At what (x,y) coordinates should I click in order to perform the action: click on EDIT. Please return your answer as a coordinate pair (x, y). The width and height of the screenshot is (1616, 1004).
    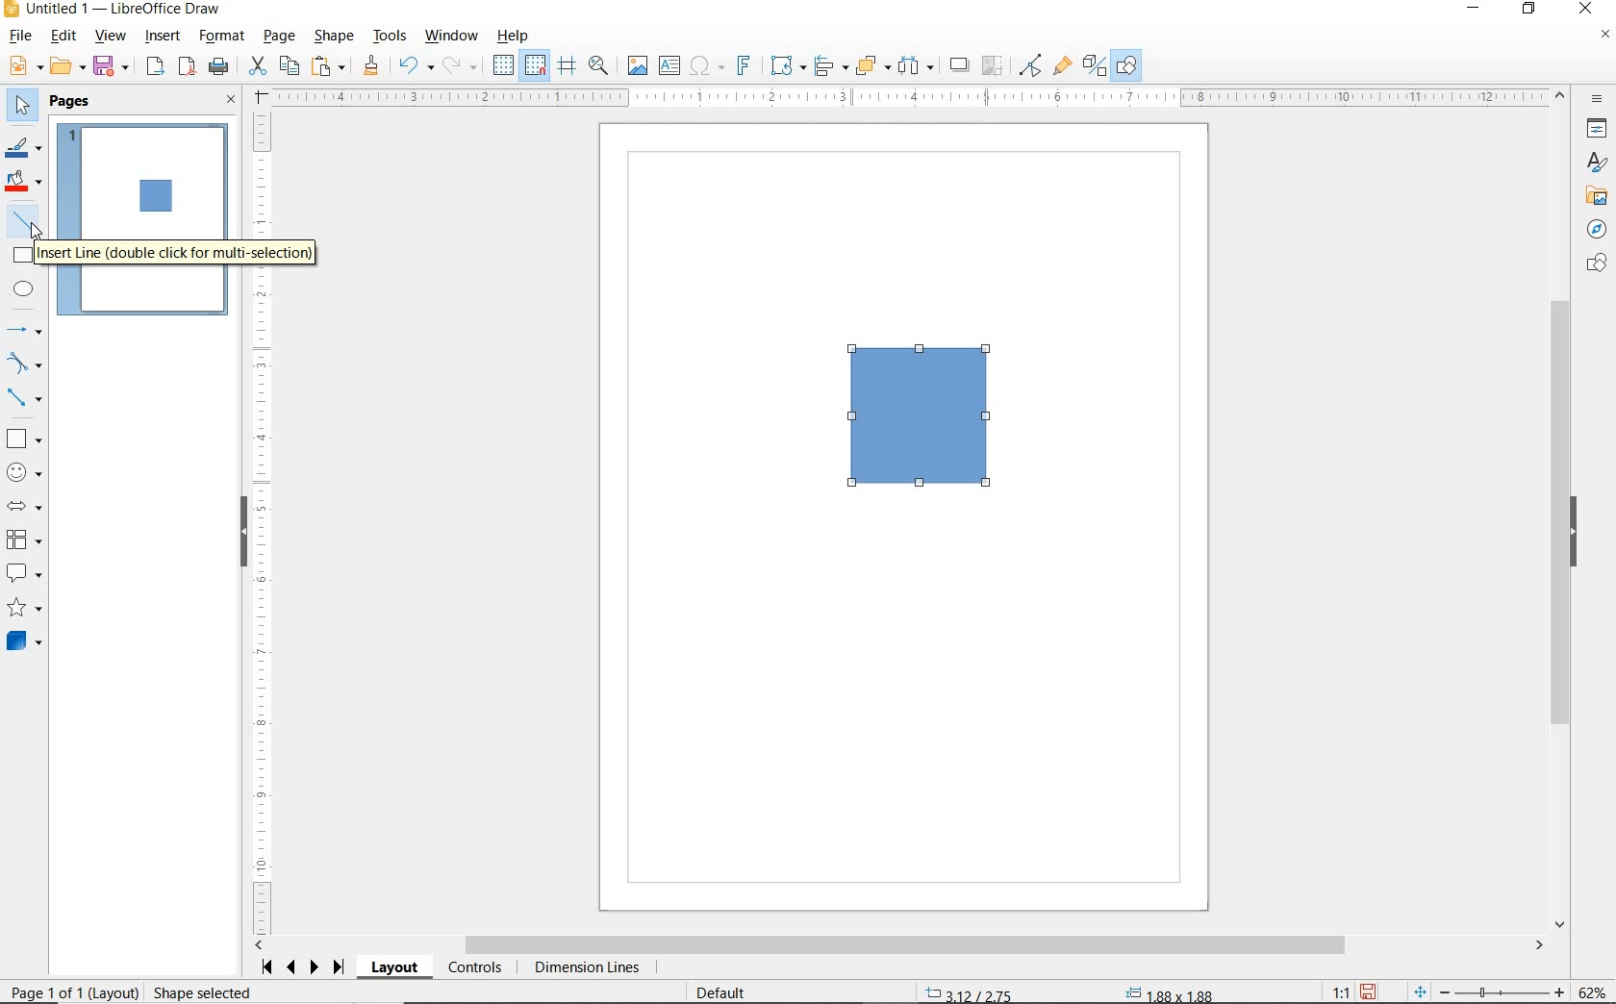
    Looking at the image, I should click on (63, 36).